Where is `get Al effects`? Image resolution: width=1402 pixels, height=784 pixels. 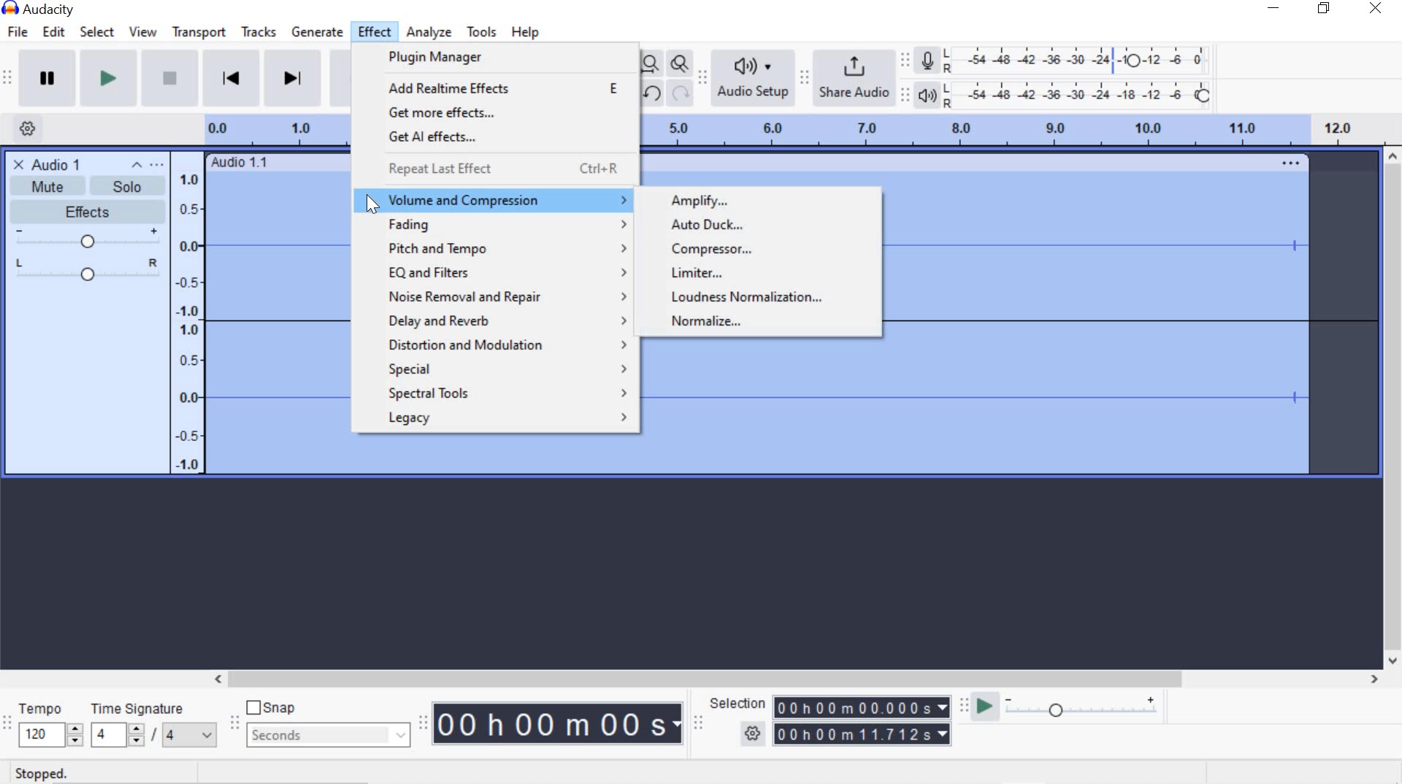
get Al effects is located at coordinates (501, 138).